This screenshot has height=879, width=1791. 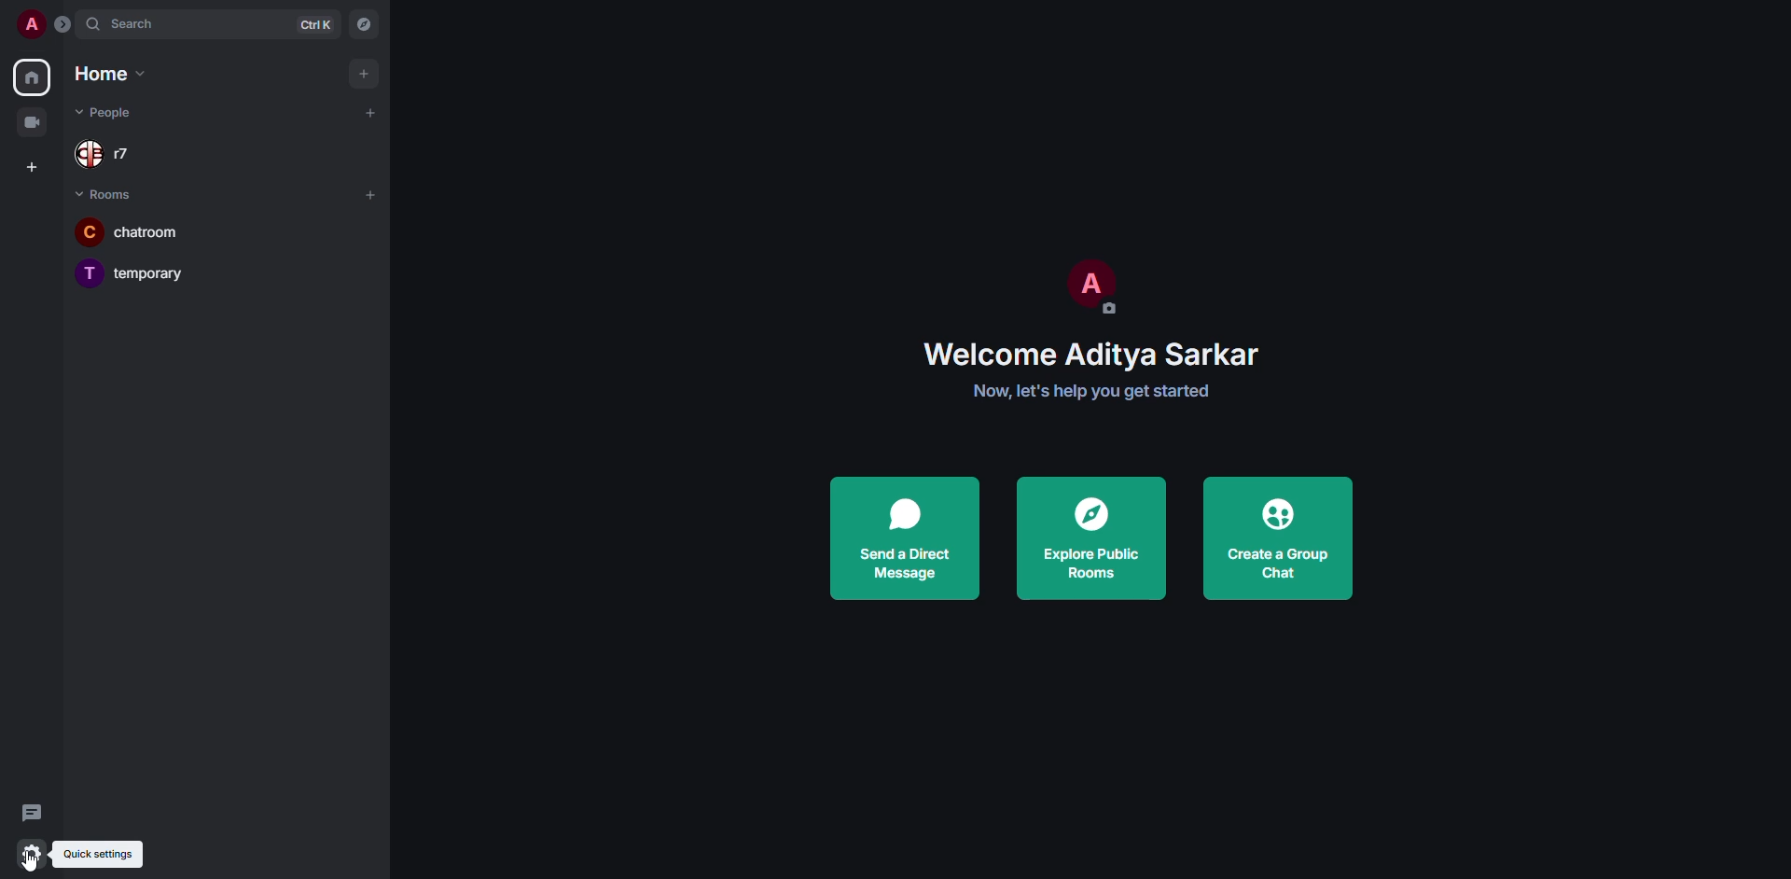 I want to click on r7, so click(x=109, y=157).